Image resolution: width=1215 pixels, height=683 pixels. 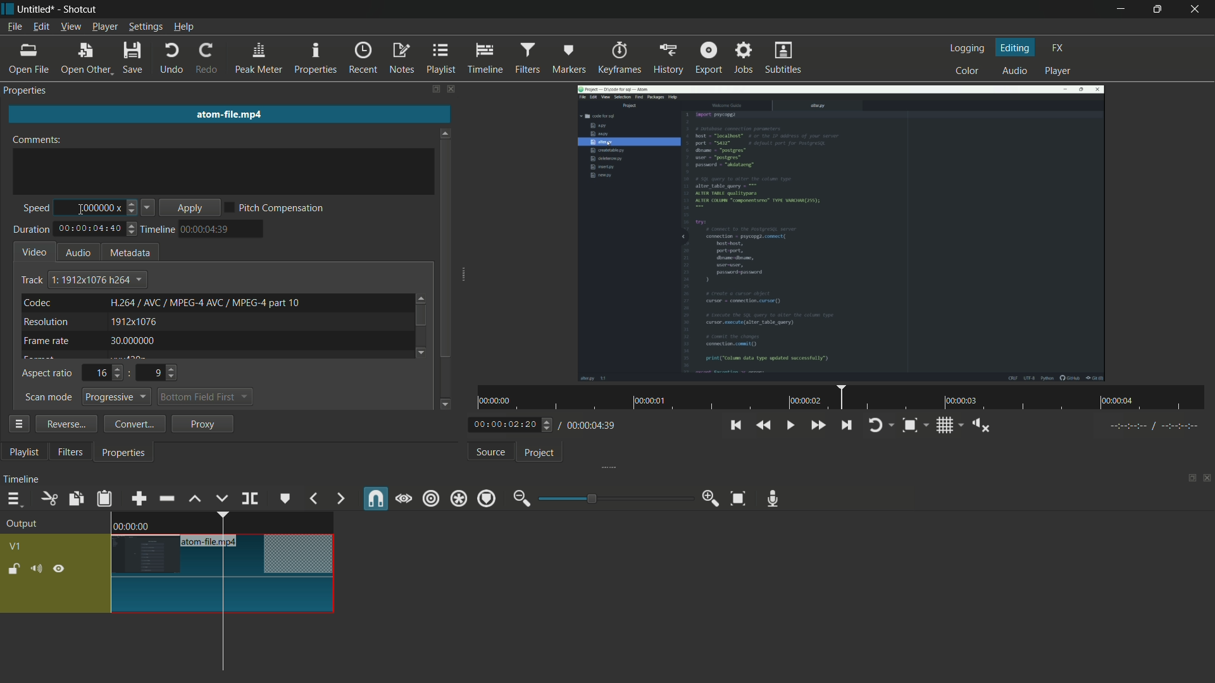 What do you see at coordinates (128, 252) in the screenshot?
I see `metadata` at bounding box center [128, 252].